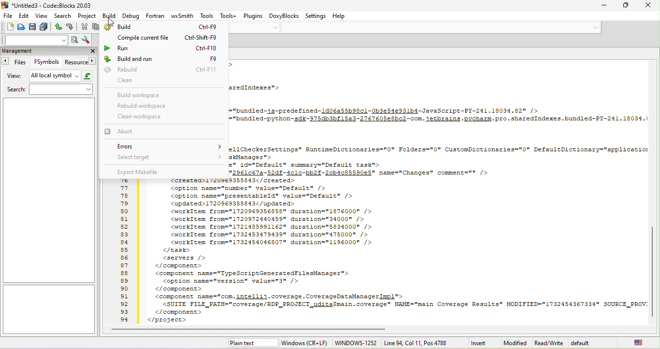  I want to click on save, so click(33, 27).